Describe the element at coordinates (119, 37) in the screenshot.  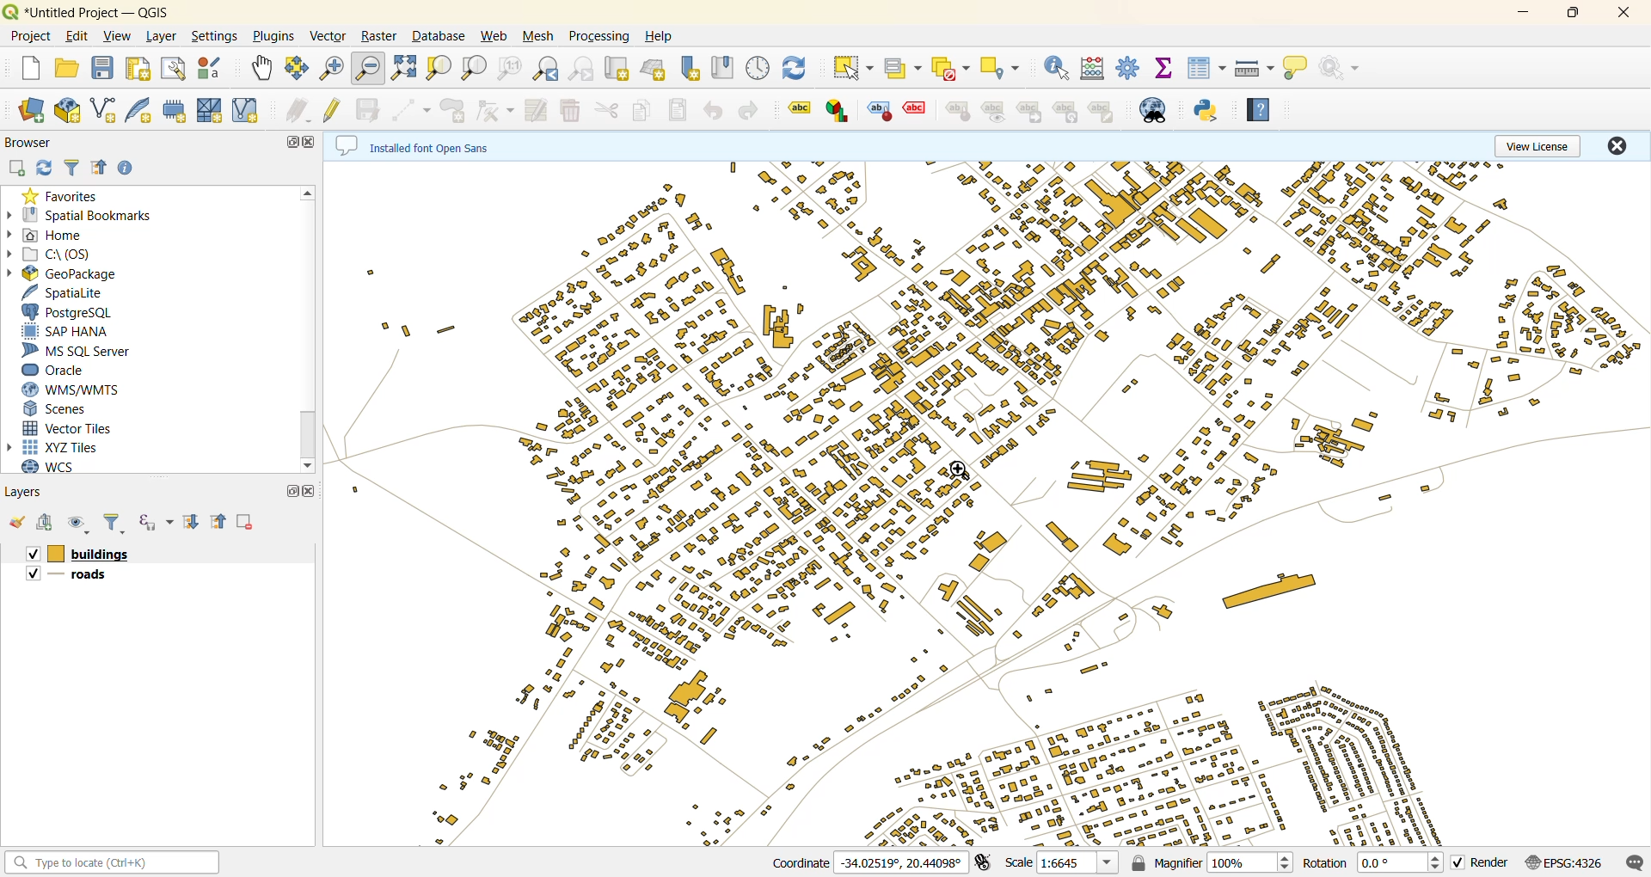
I see `view` at that location.